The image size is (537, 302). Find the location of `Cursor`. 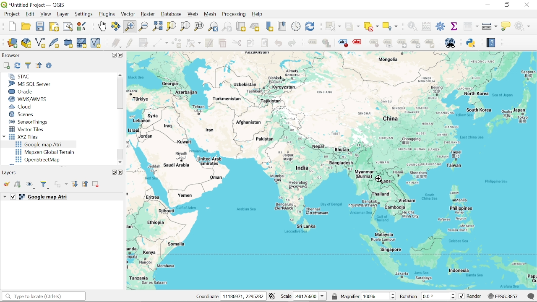

Cursor is located at coordinates (380, 181).